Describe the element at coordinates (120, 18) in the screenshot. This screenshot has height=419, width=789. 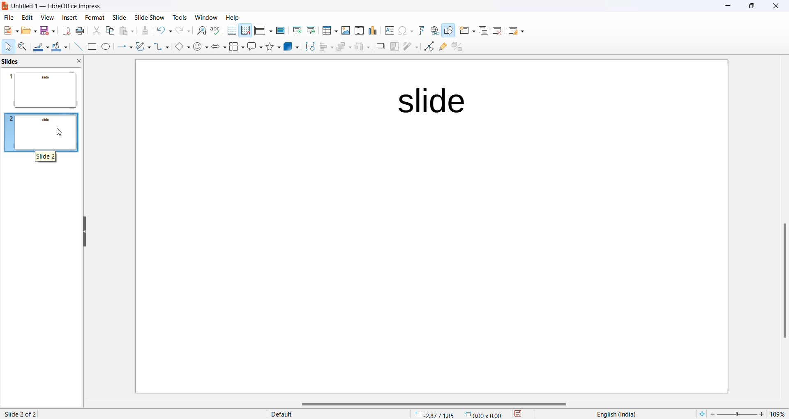
I see `Slide` at that location.